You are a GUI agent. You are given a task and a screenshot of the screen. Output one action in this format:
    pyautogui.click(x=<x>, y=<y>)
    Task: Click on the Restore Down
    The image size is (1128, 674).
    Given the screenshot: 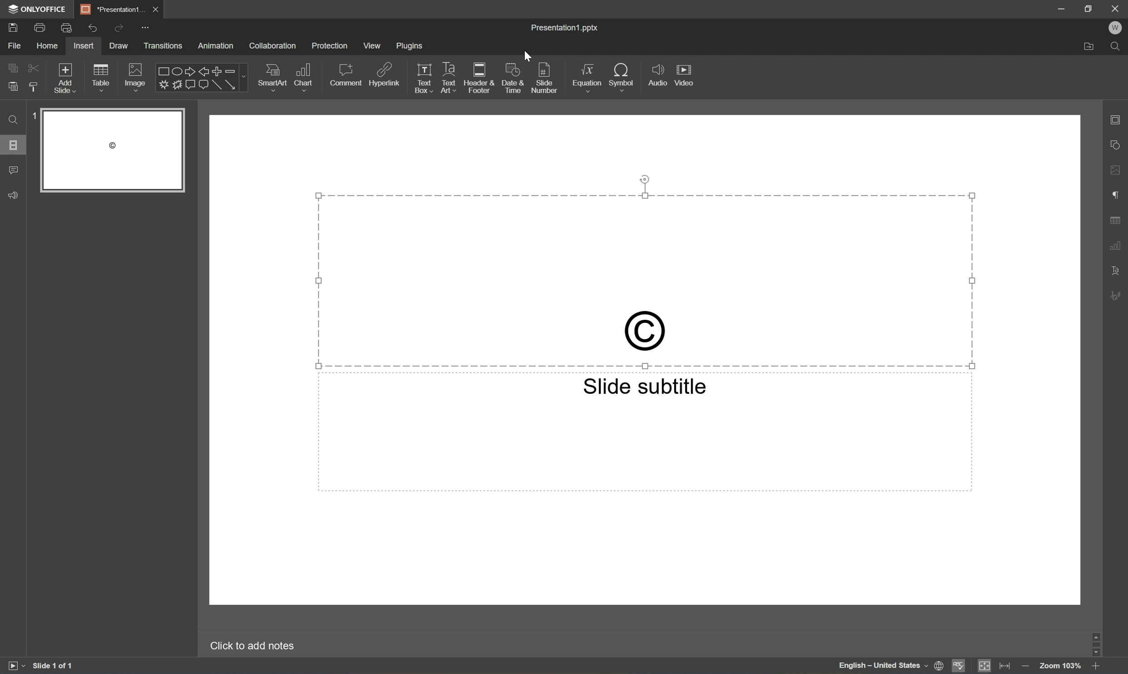 What is the action you would take?
    pyautogui.click(x=1088, y=8)
    